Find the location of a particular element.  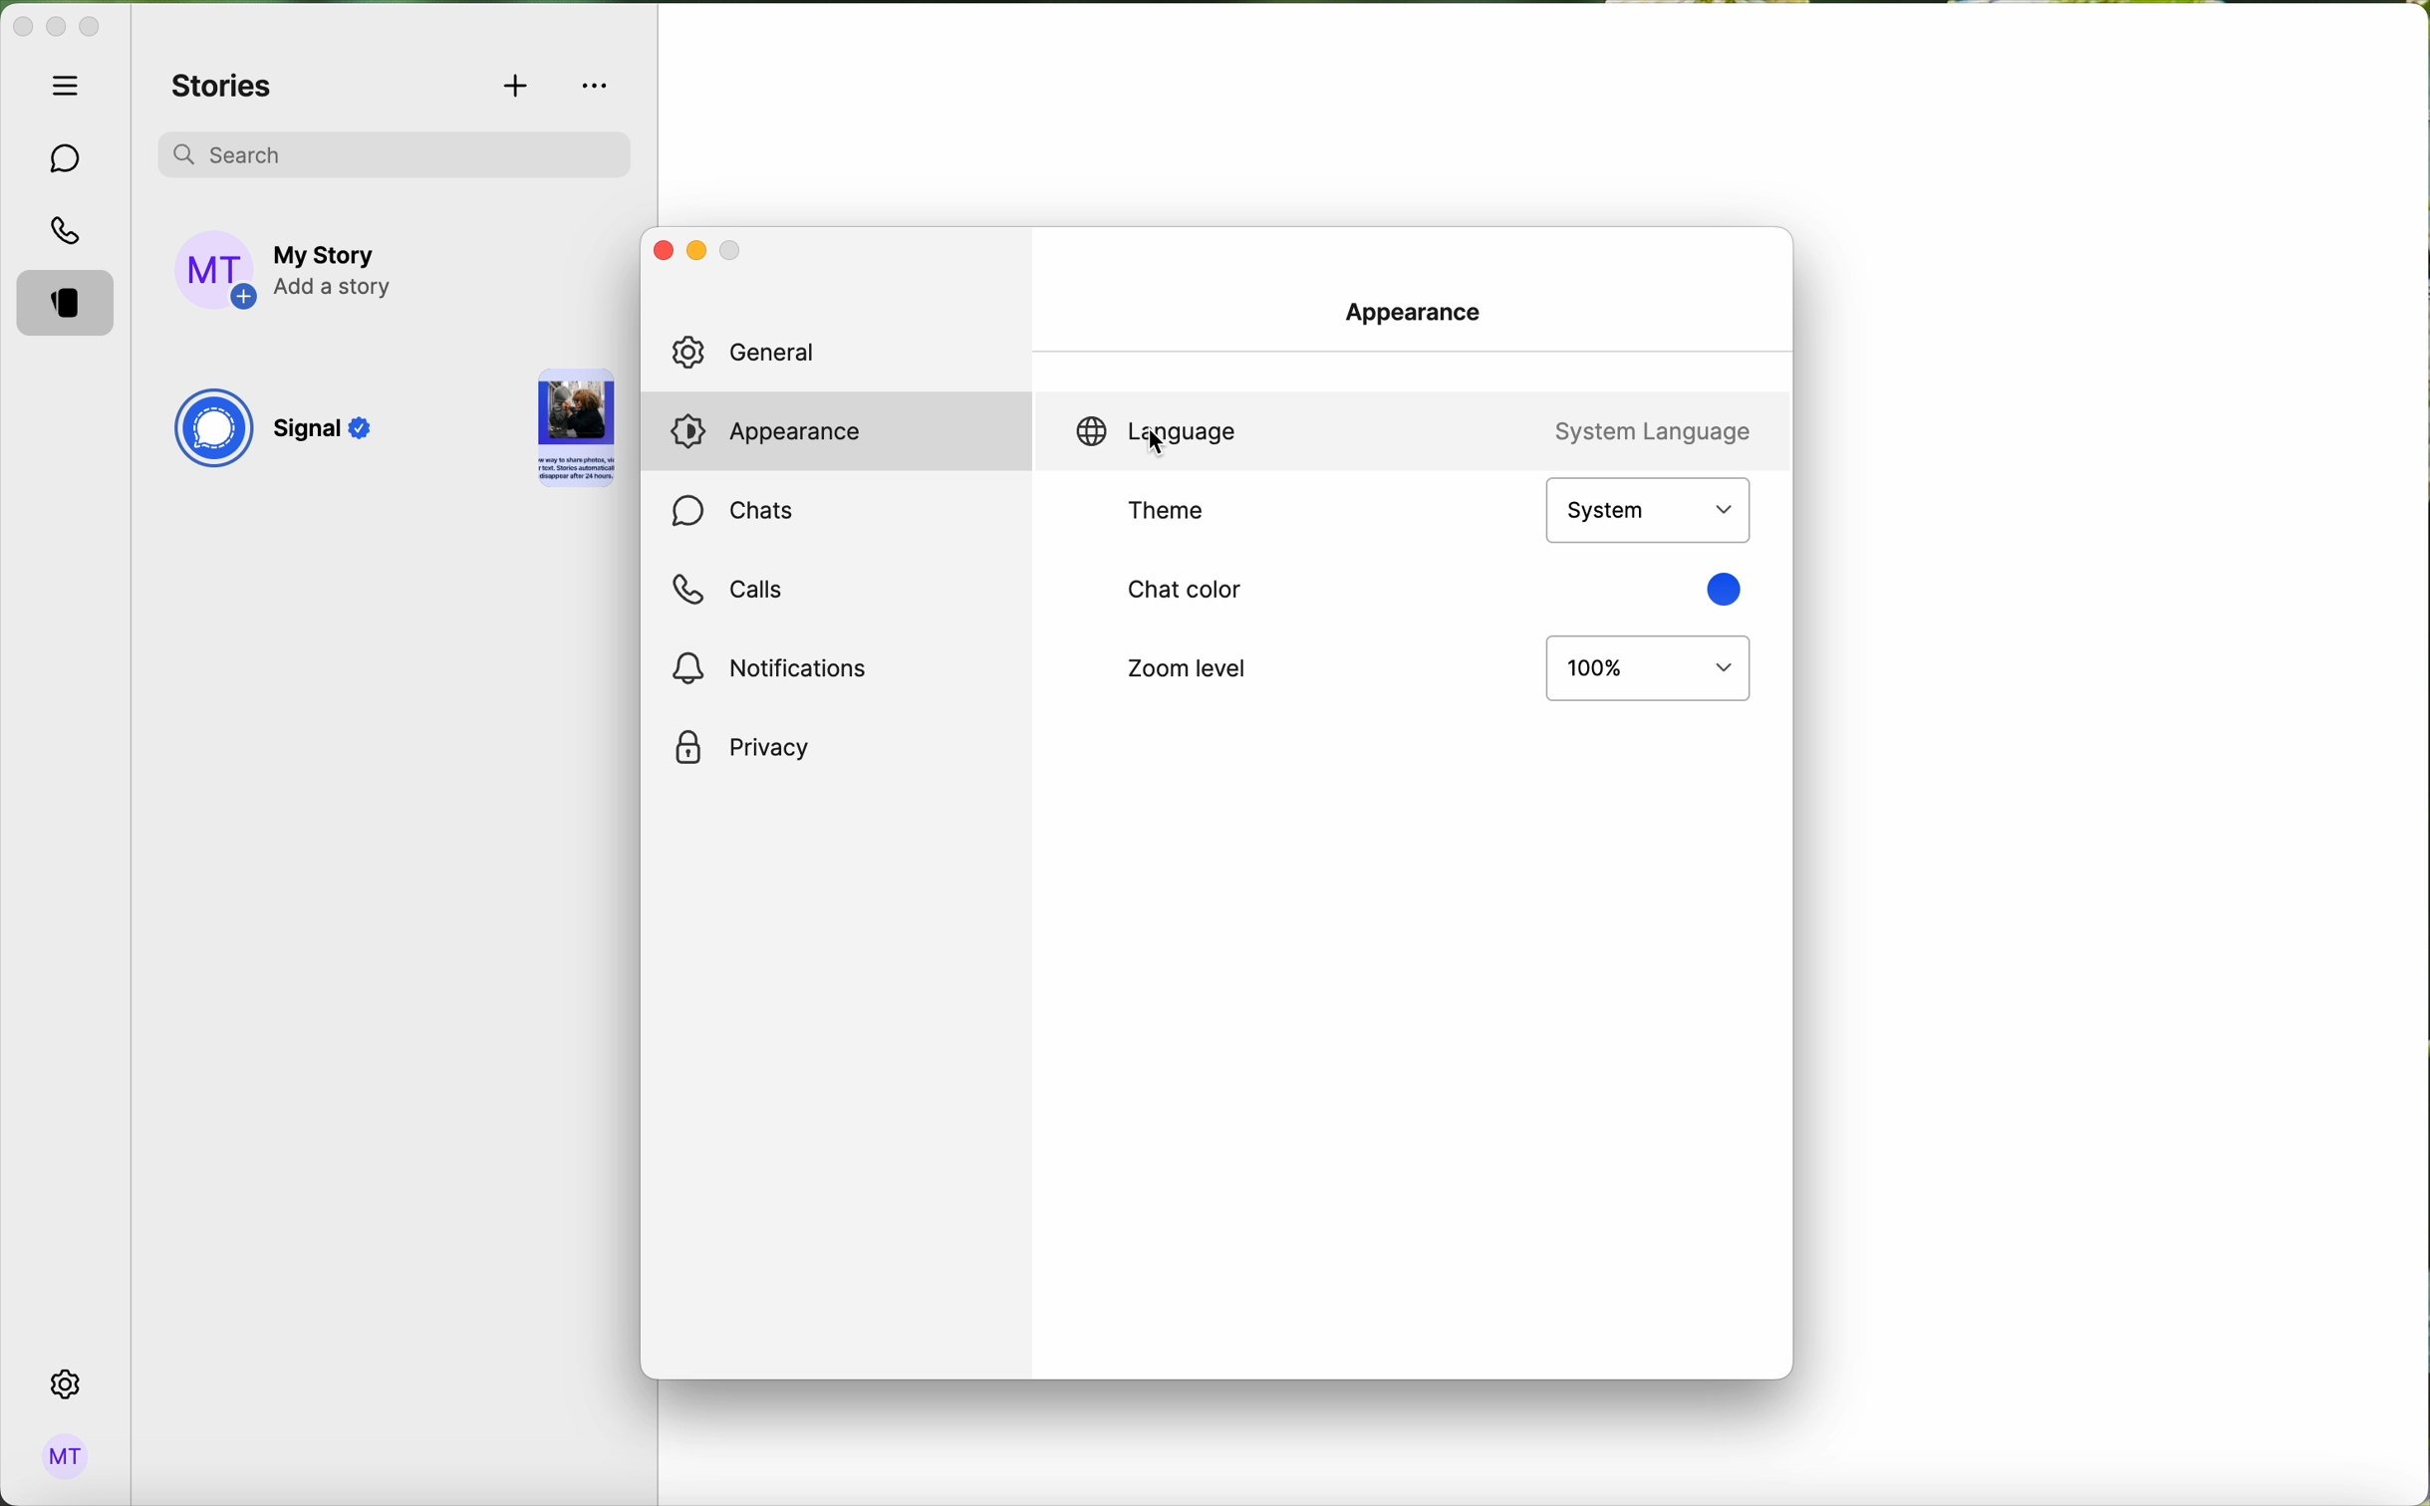

close Signal is located at coordinates (21, 28).